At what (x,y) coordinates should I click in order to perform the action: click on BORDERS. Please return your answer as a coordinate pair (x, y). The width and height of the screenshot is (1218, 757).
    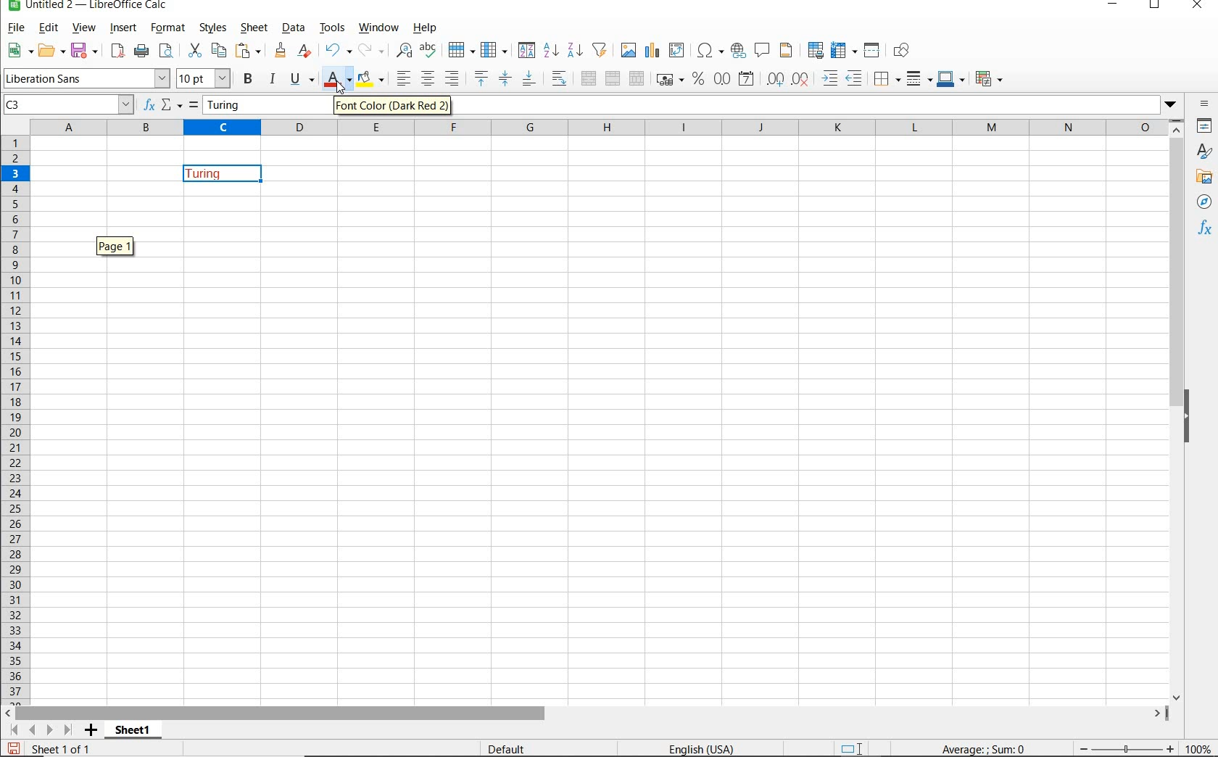
    Looking at the image, I should click on (887, 80).